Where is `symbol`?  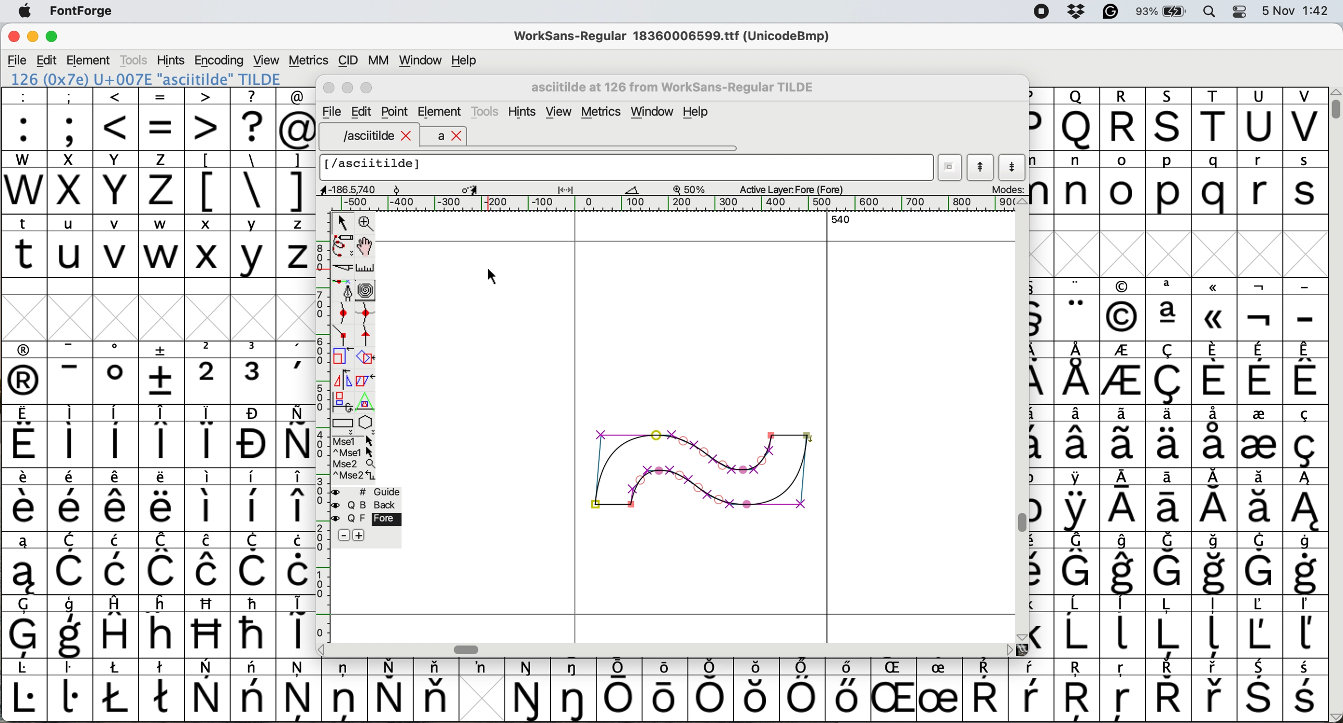
symbol is located at coordinates (207, 563).